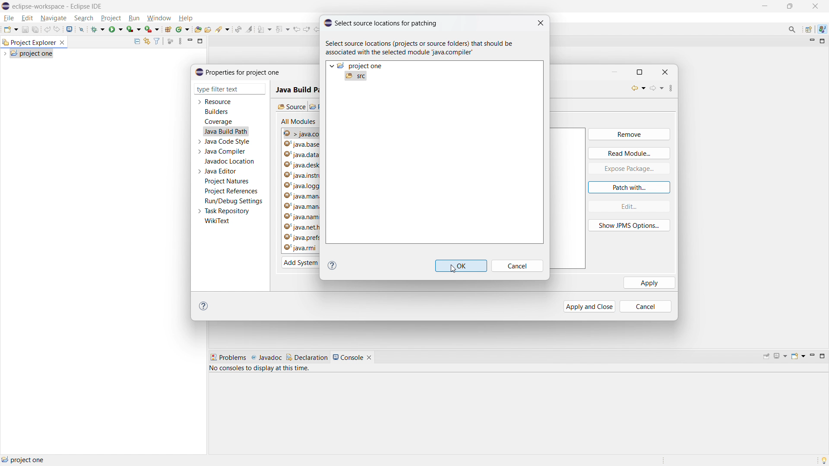 The image size is (829, 466). Describe the element at coordinates (675, 88) in the screenshot. I see `view menu` at that location.